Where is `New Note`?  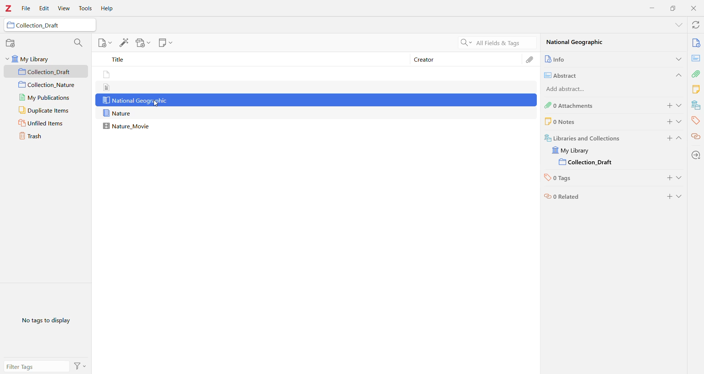
New Note is located at coordinates (165, 43).